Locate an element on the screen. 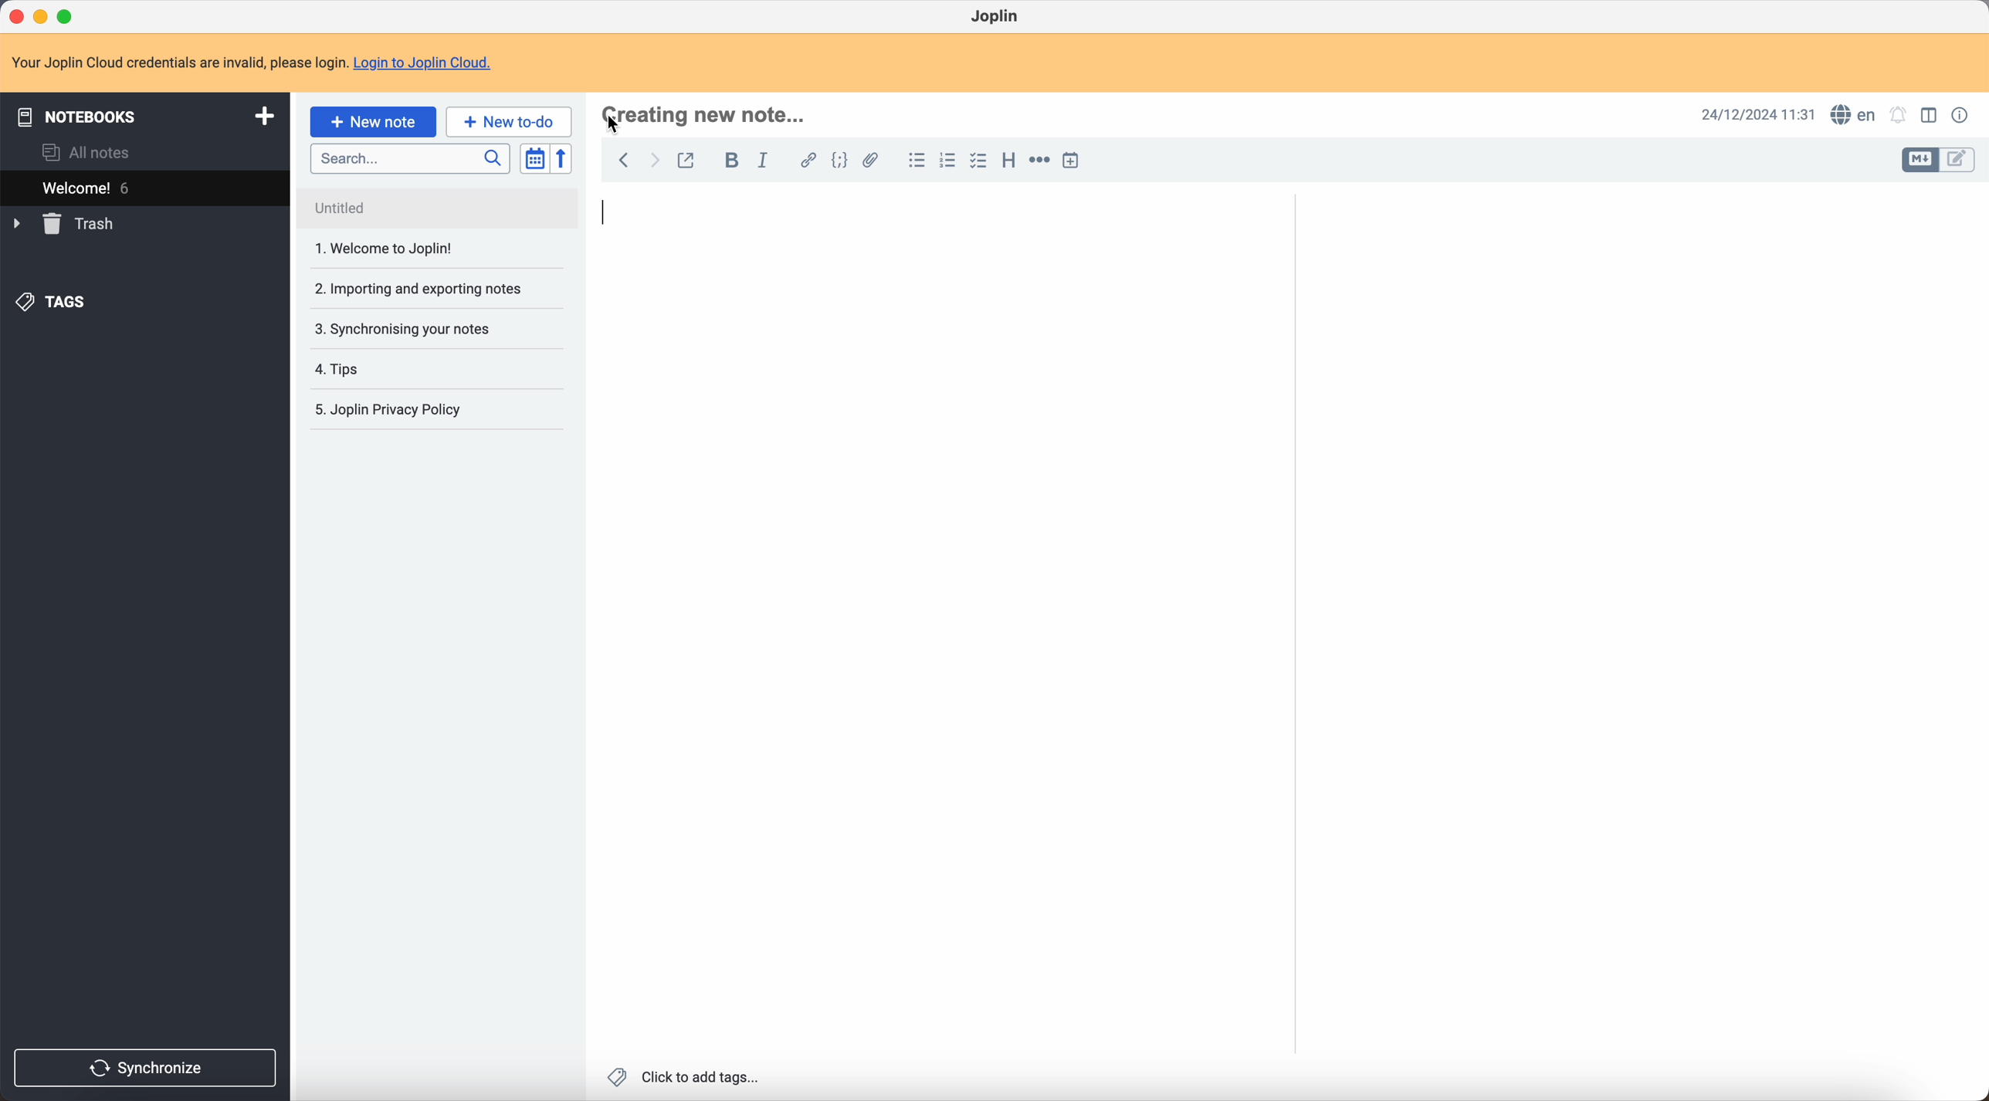  scroll bar is located at coordinates (1977, 346).